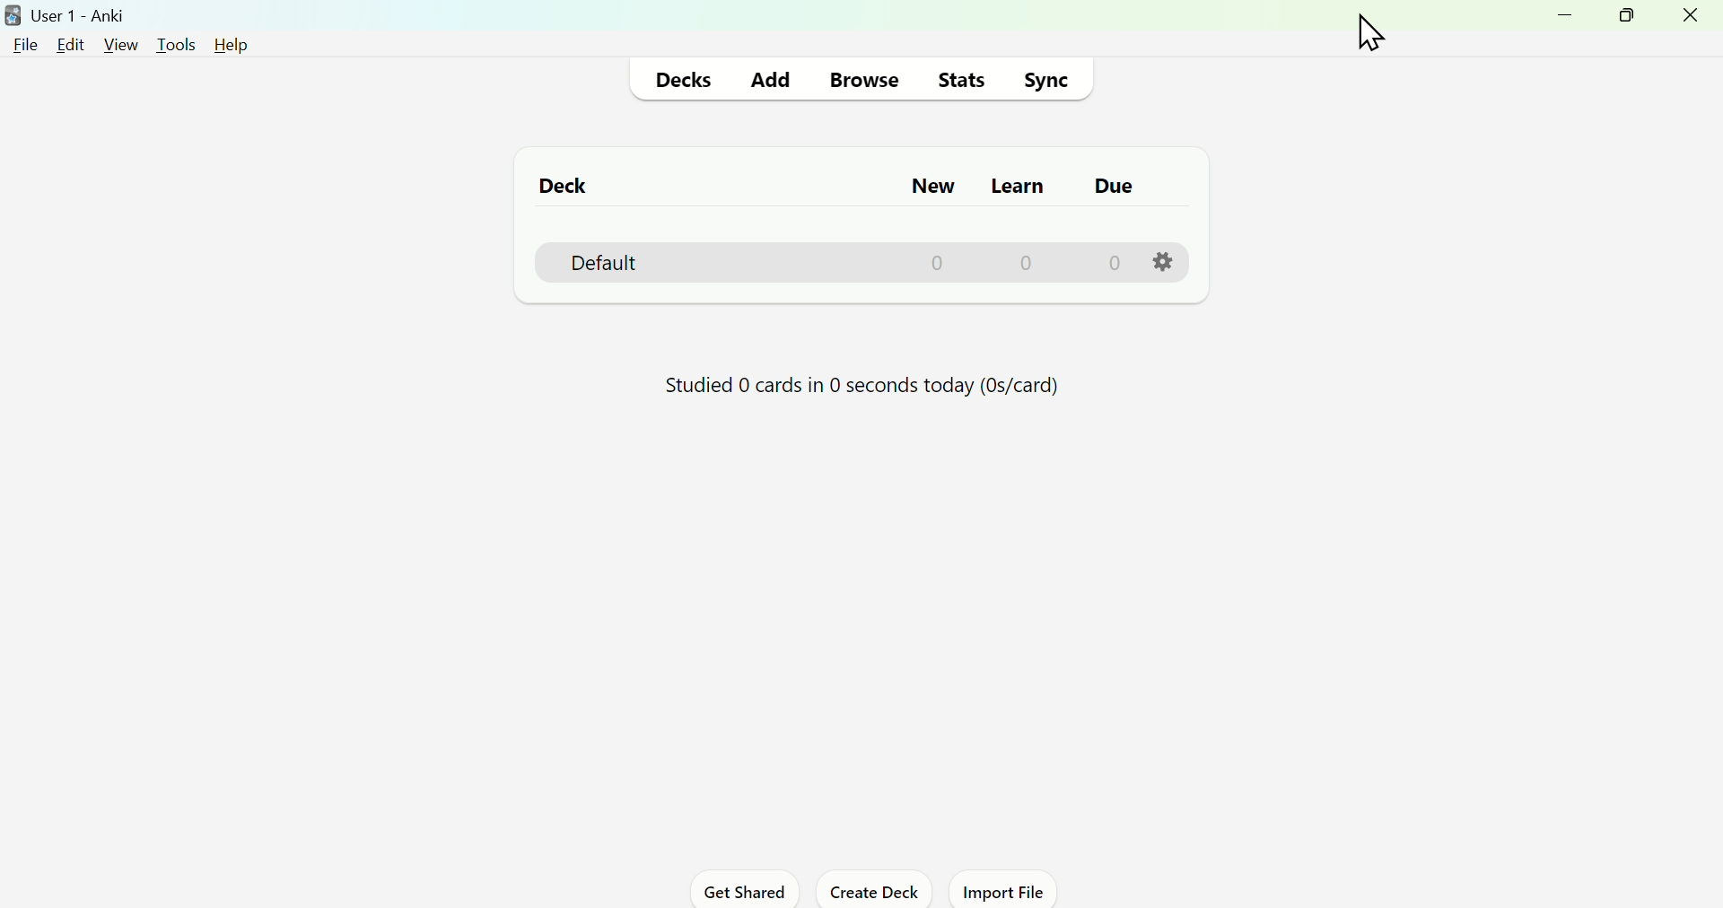 This screenshot has height=908, width=1723. I want to click on File, so click(22, 48).